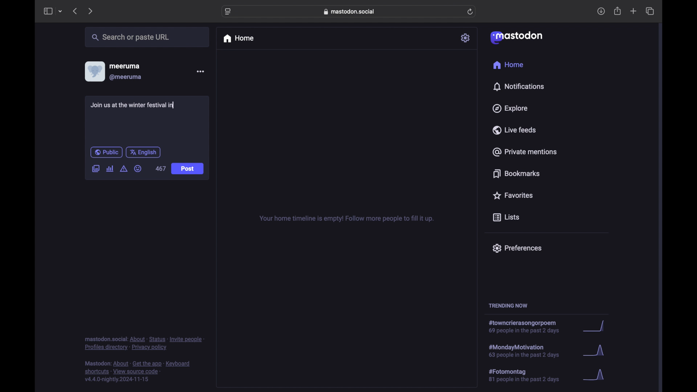 The image size is (697, 392). What do you see at coordinates (95, 169) in the screenshot?
I see `add image` at bounding box center [95, 169].